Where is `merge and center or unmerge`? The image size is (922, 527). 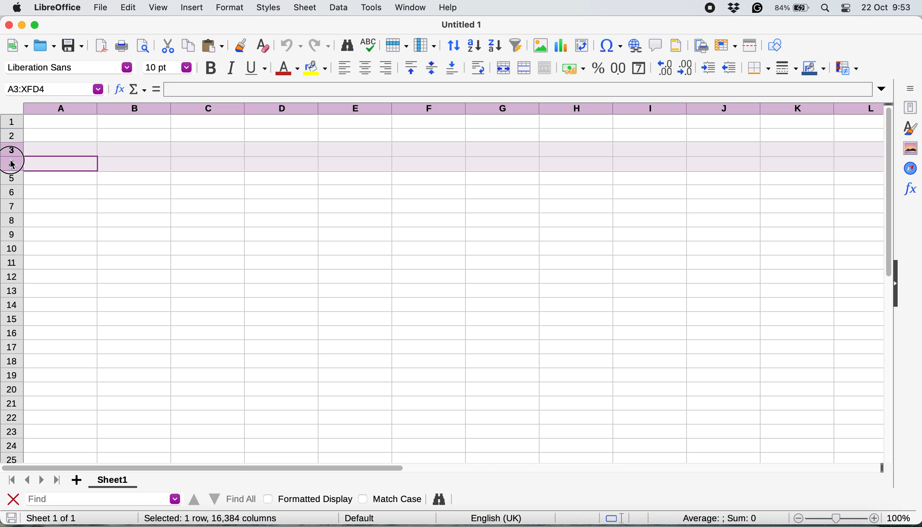 merge and center or unmerge is located at coordinates (502, 67).